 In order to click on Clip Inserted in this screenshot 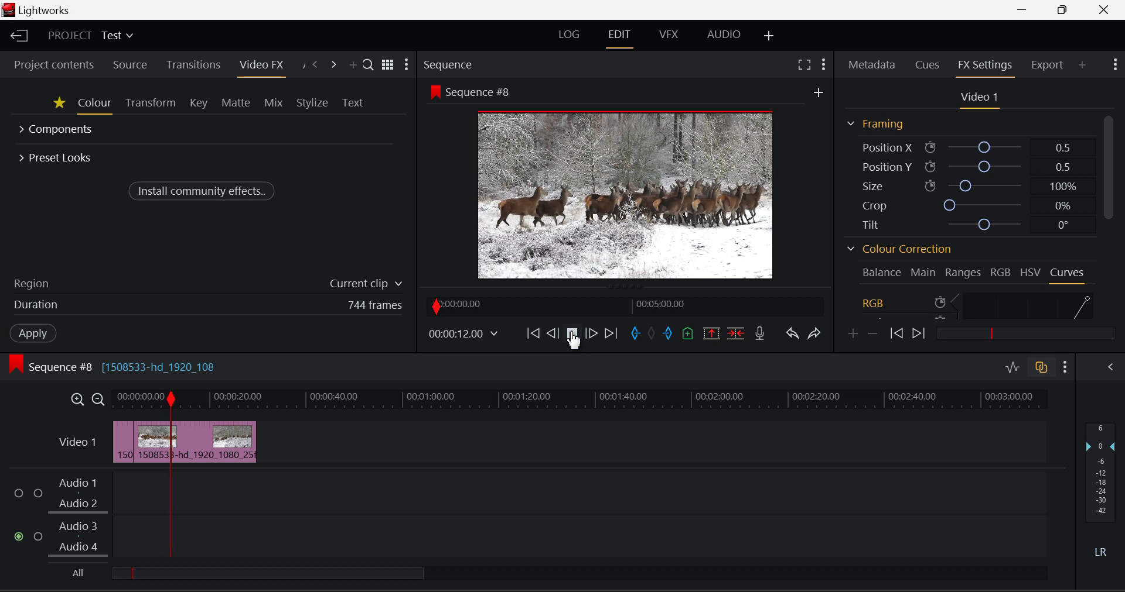, I will do `click(184, 442)`.